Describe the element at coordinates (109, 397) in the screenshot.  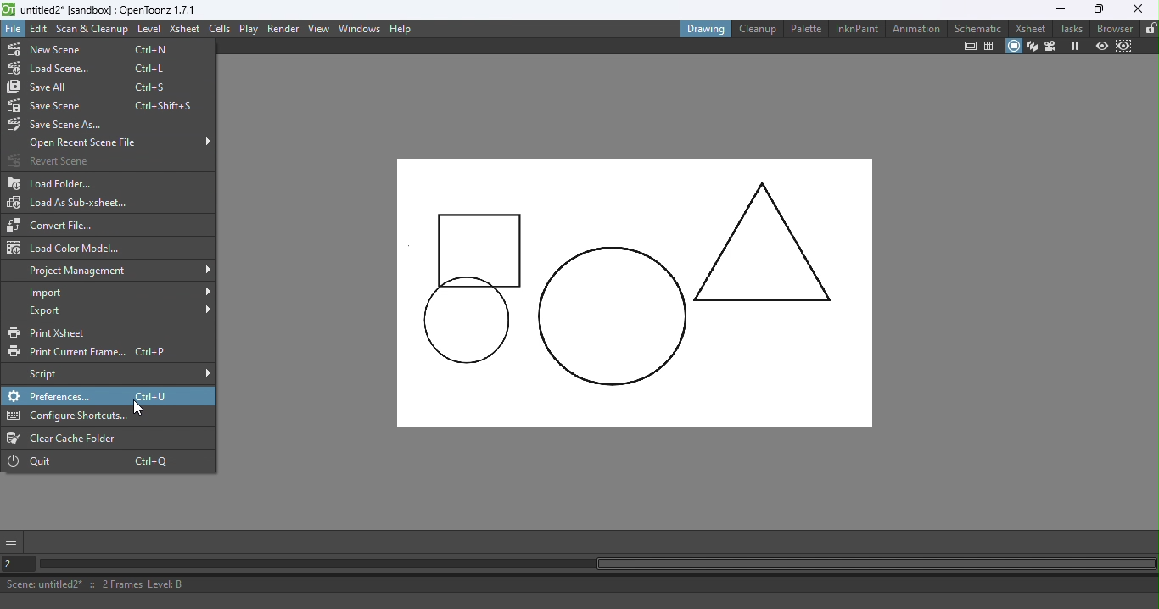
I see `Preferences` at that location.